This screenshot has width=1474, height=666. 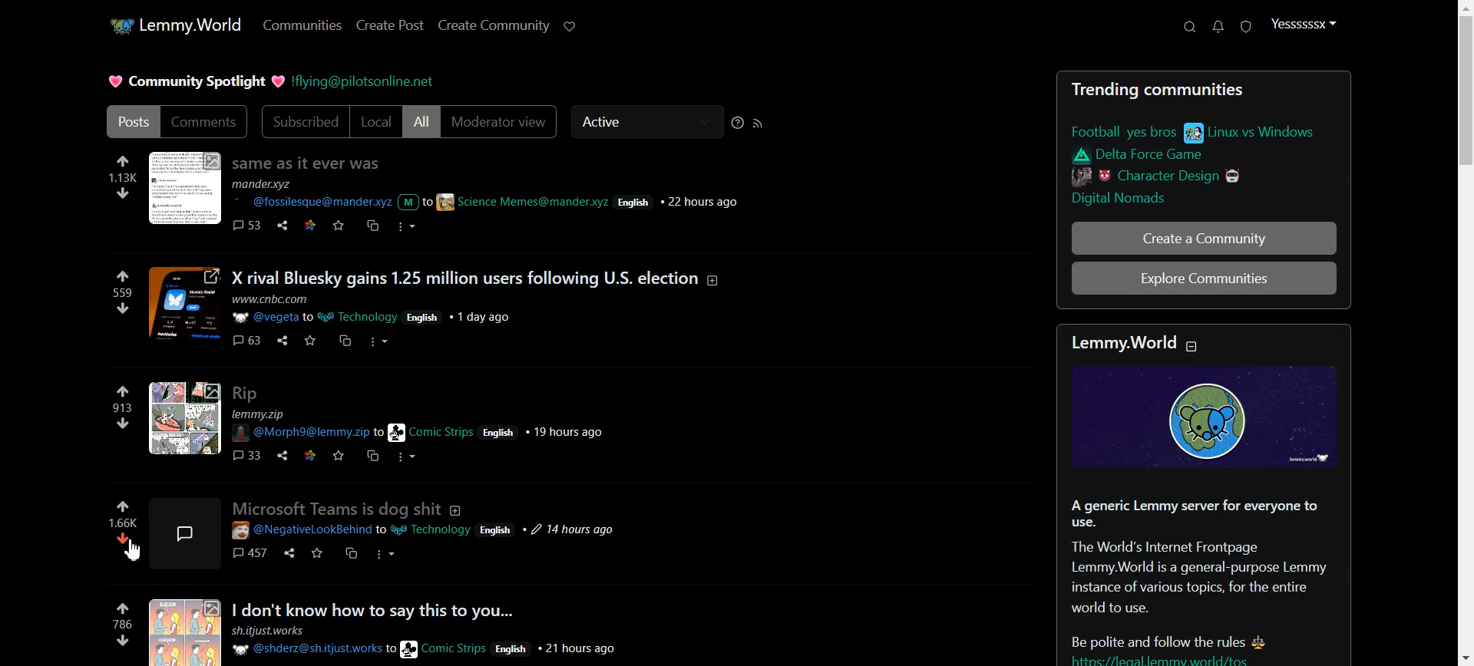 I want to click on post details, so click(x=438, y=641).